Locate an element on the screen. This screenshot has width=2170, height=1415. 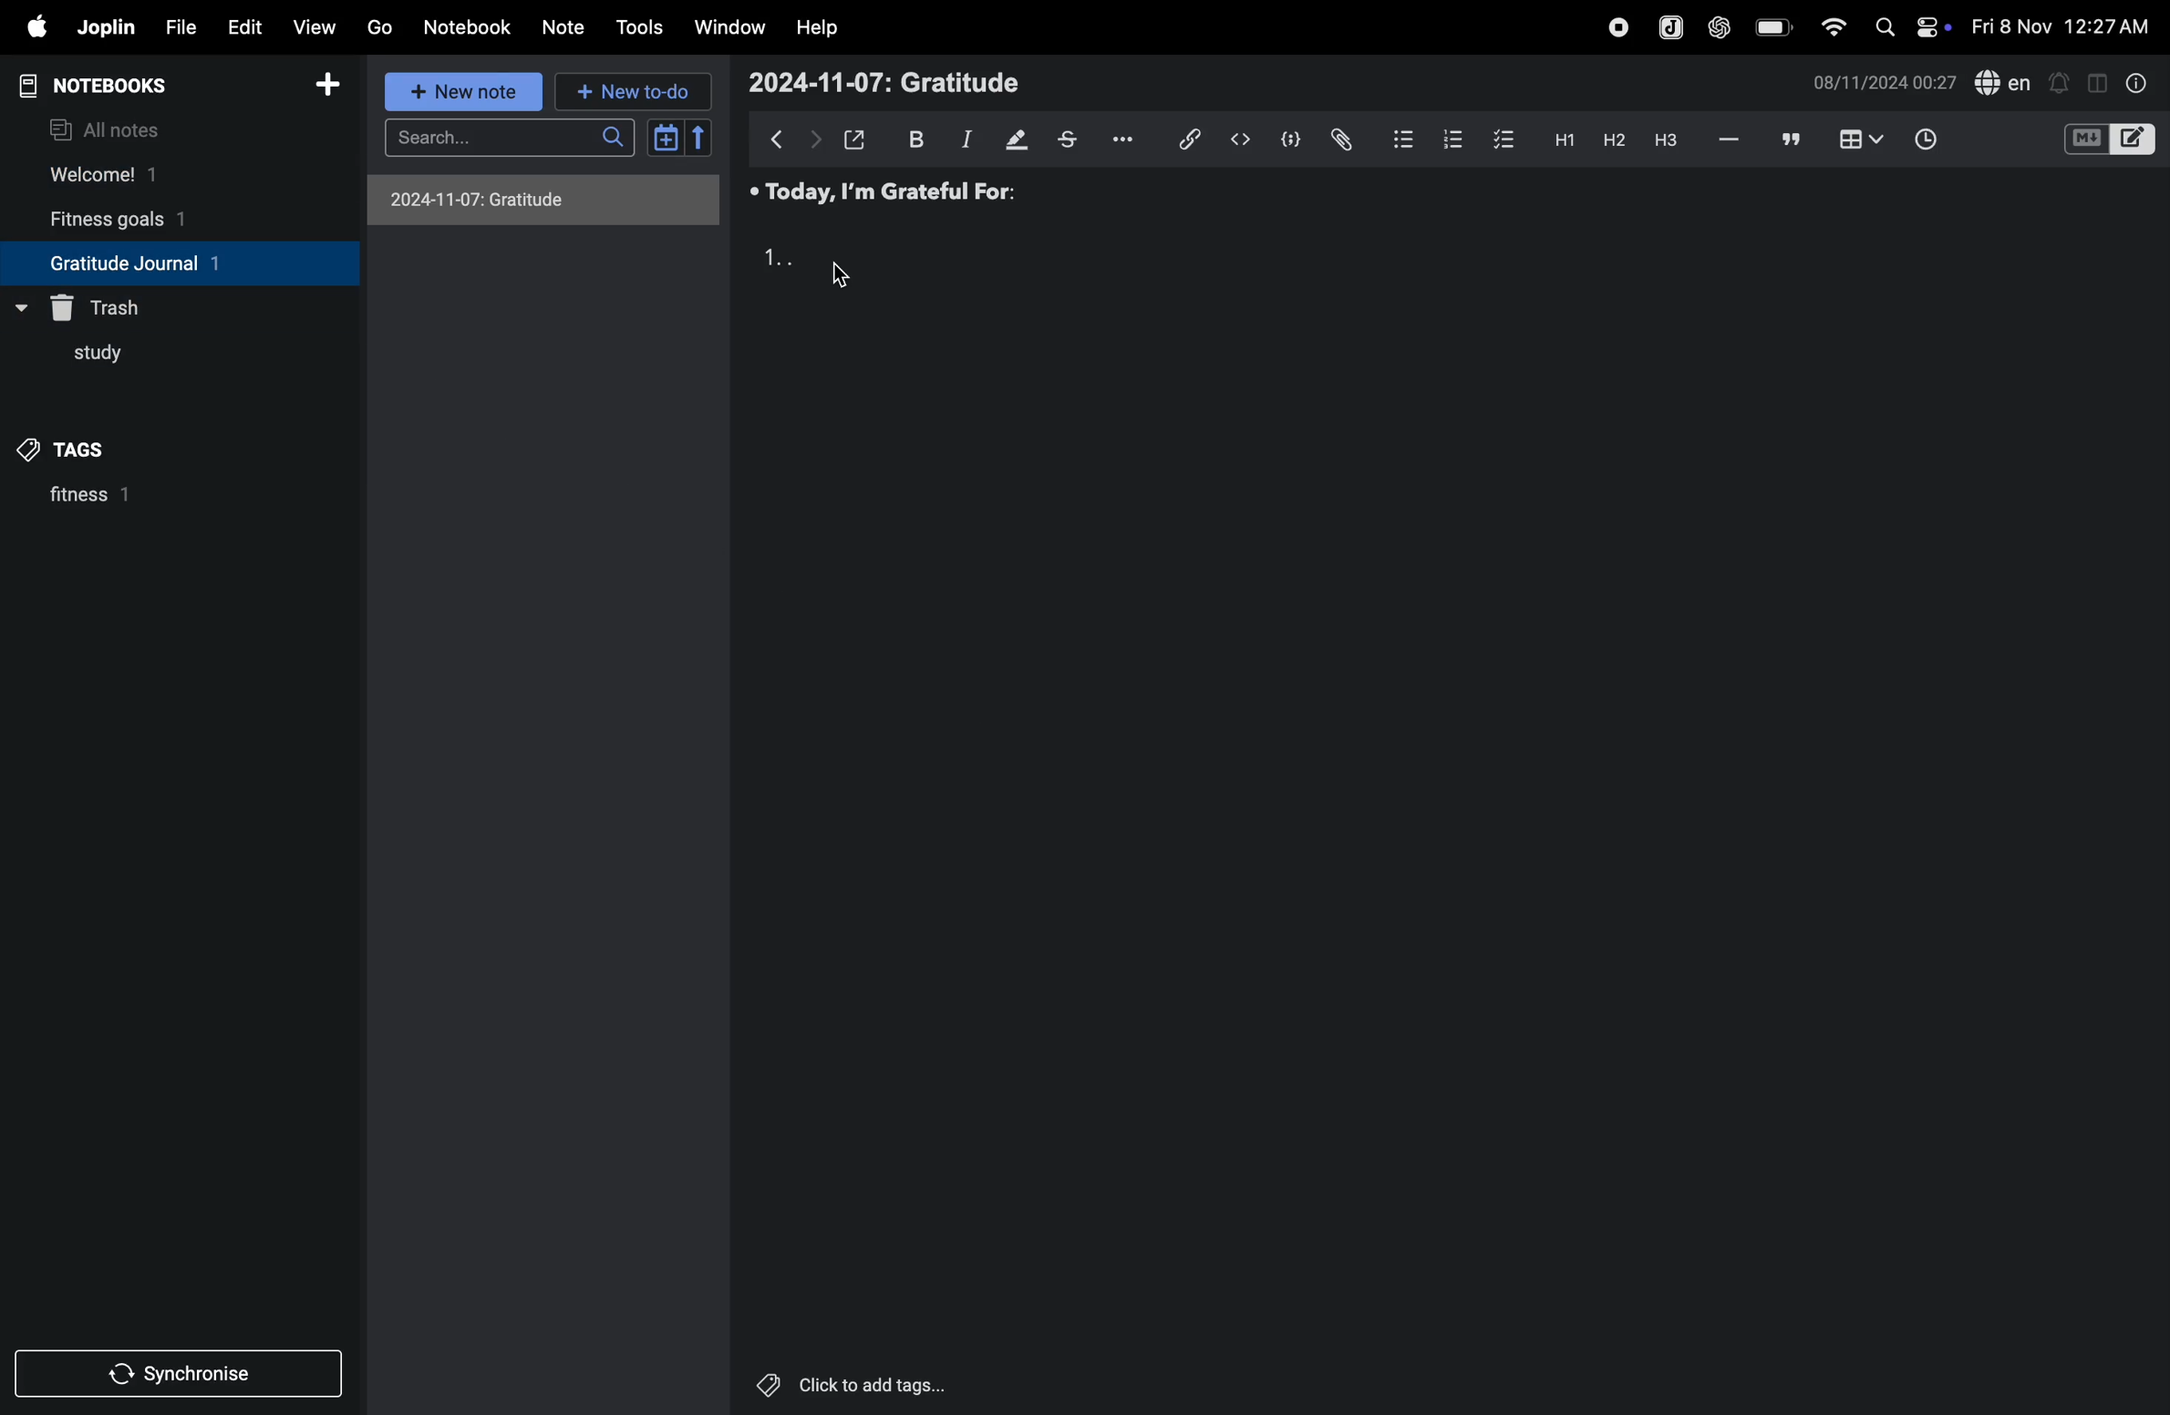
chatgpt is located at coordinates (1718, 29).